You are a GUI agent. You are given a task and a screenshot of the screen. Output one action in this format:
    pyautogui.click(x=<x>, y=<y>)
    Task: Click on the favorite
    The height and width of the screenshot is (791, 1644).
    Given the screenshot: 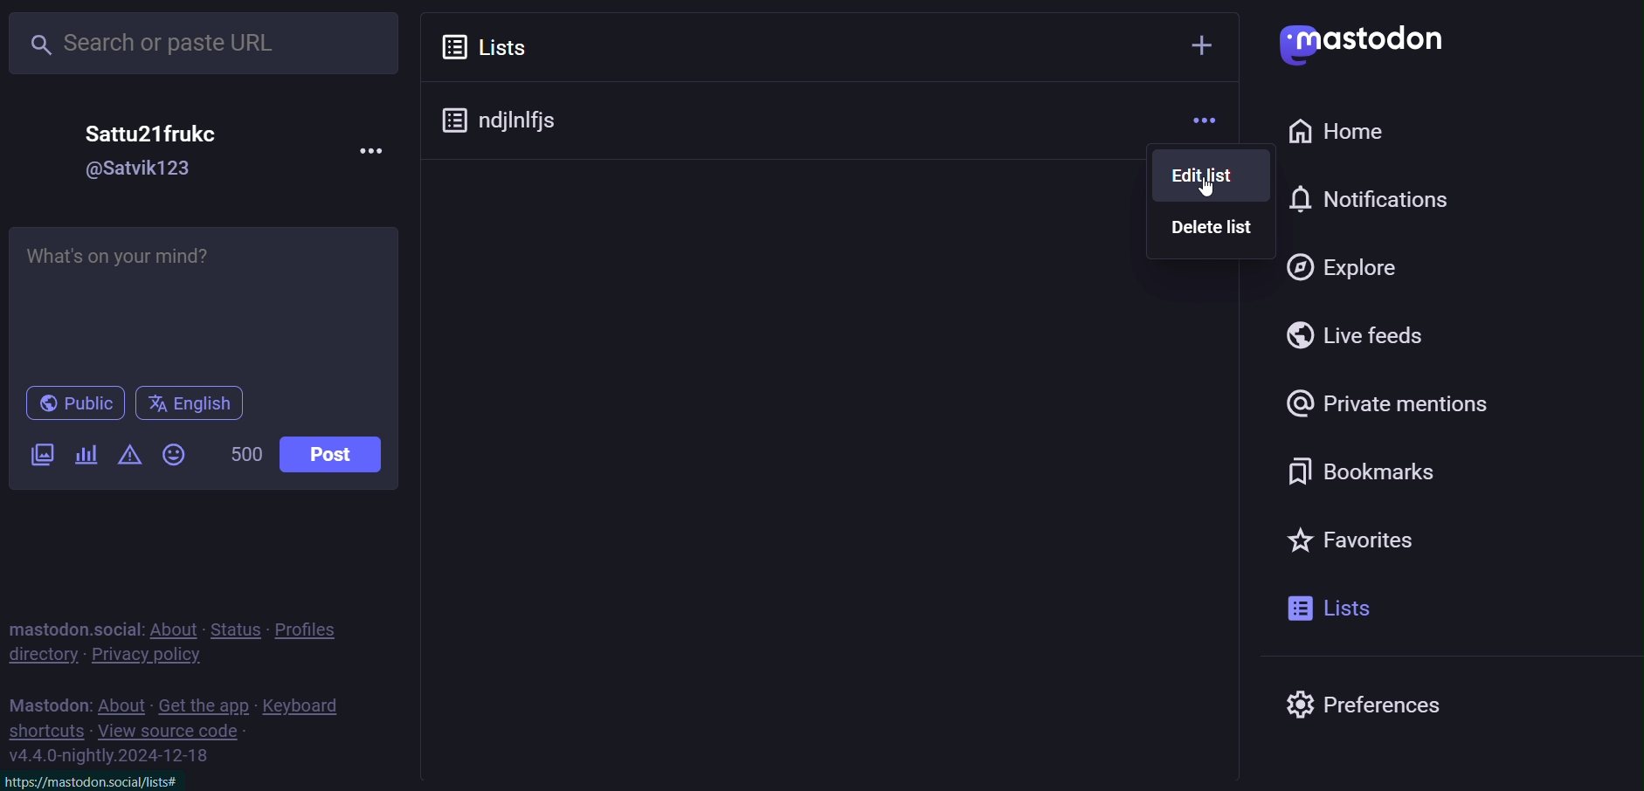 What is the action you would take?
    pyautogui.click(x=1364, y=540)
    